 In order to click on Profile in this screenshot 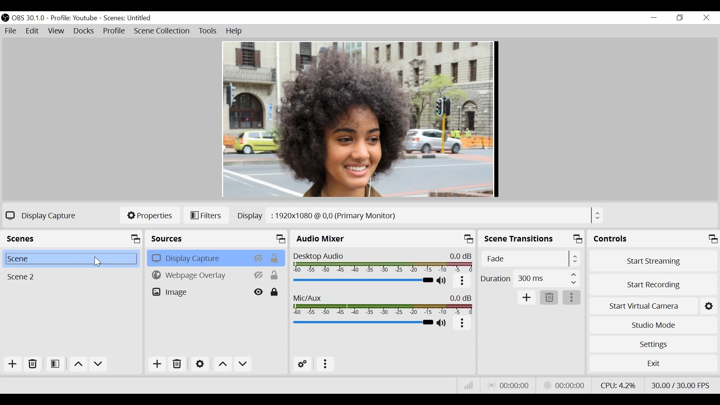, I will do `click(114, 31)`.